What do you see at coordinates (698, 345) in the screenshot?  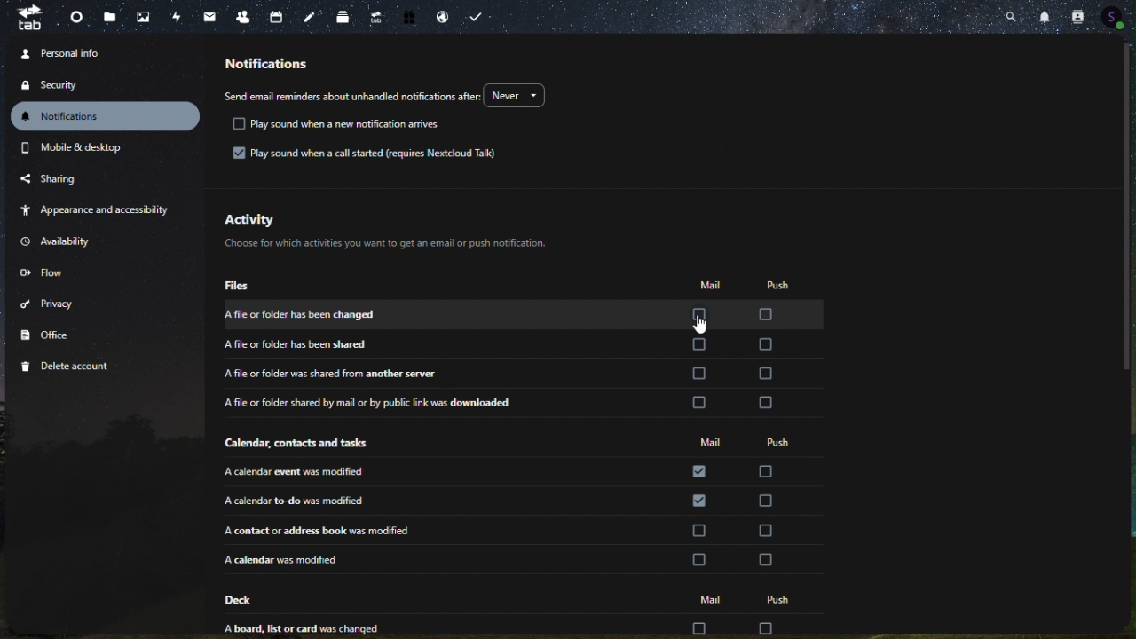 I see `check box` at bounding box center [698, 345].